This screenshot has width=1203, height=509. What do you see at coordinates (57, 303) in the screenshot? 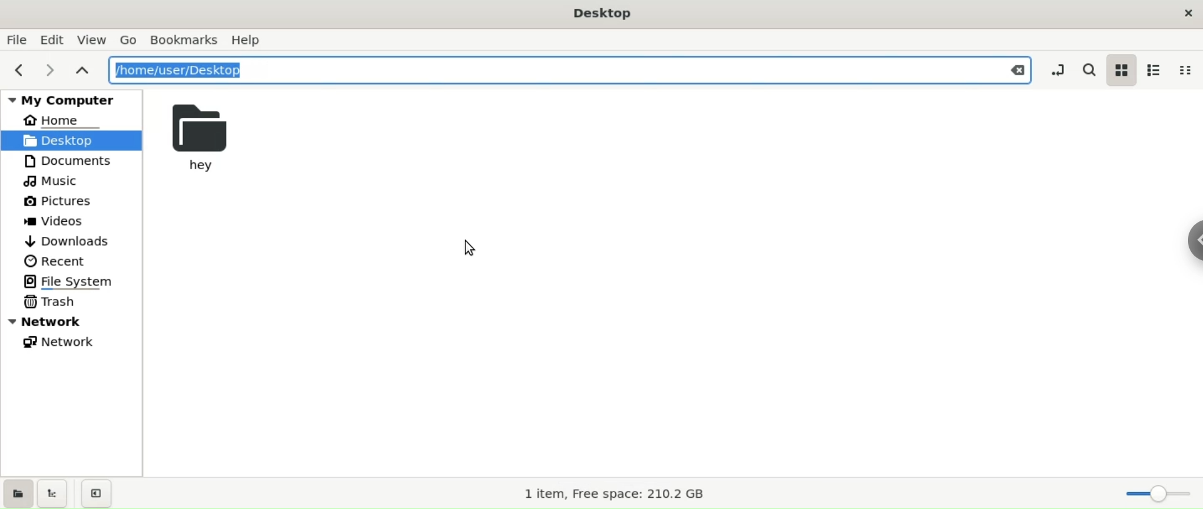
I see `trash` at bounding box center [57, 303].